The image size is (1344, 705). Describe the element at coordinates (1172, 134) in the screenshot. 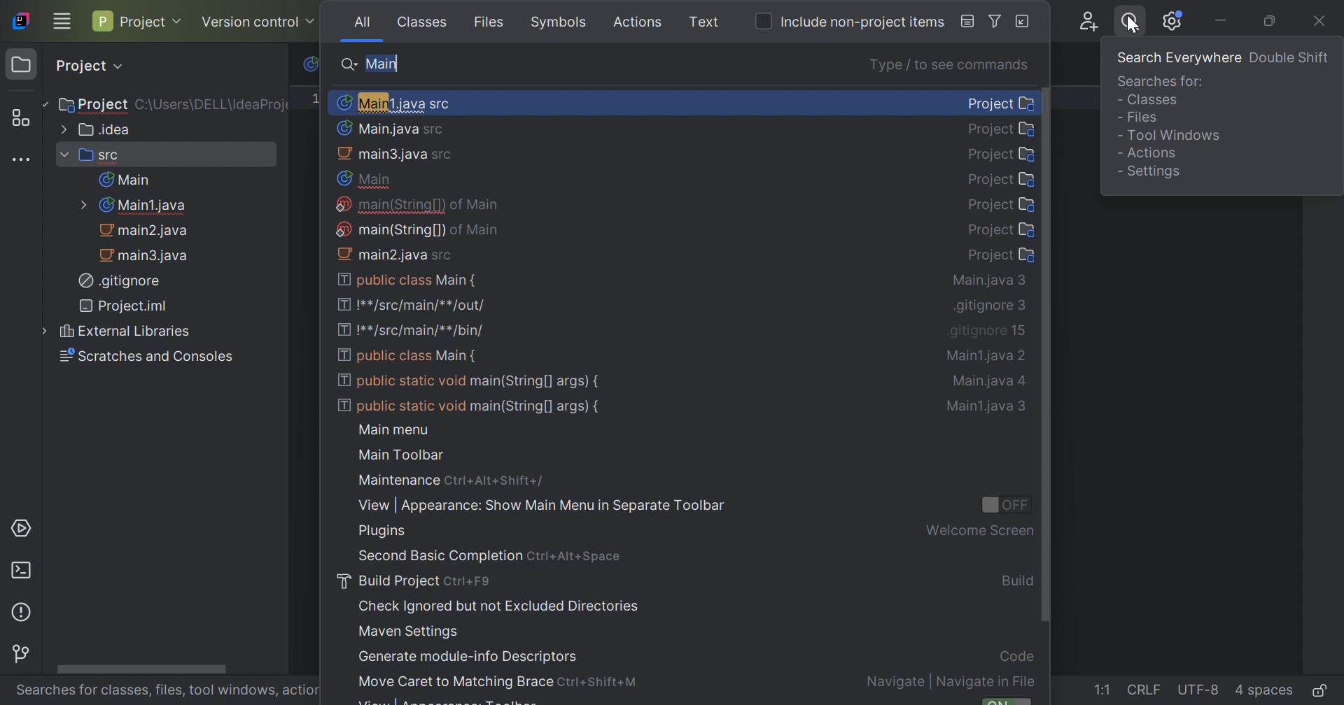

I see `Tool Windows` at that location.